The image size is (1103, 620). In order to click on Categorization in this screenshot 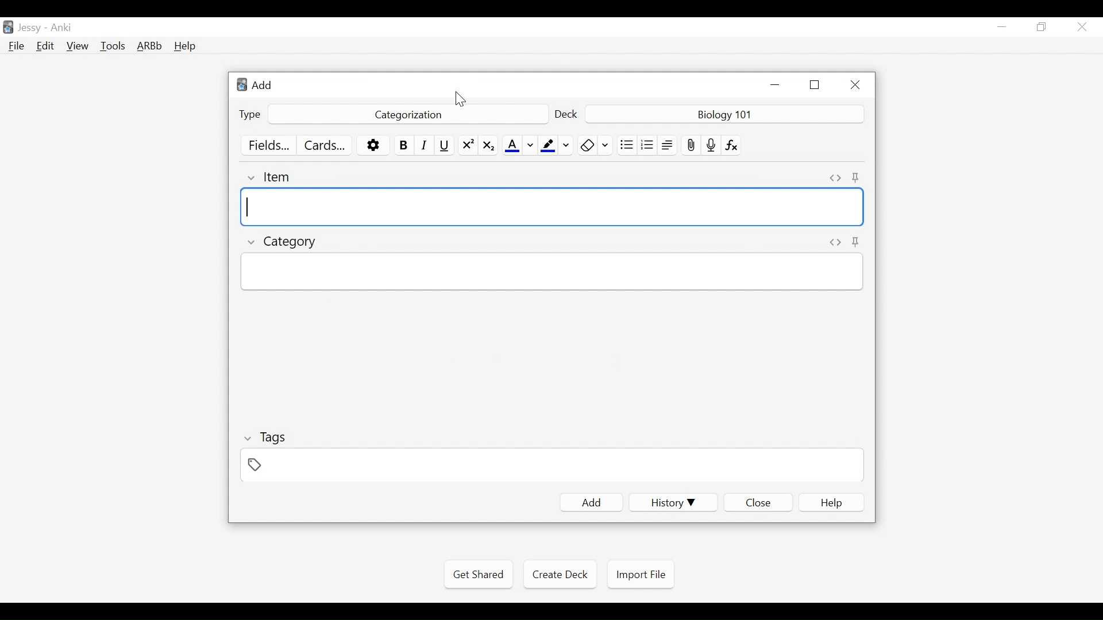, I will do `click(406, 115)`.